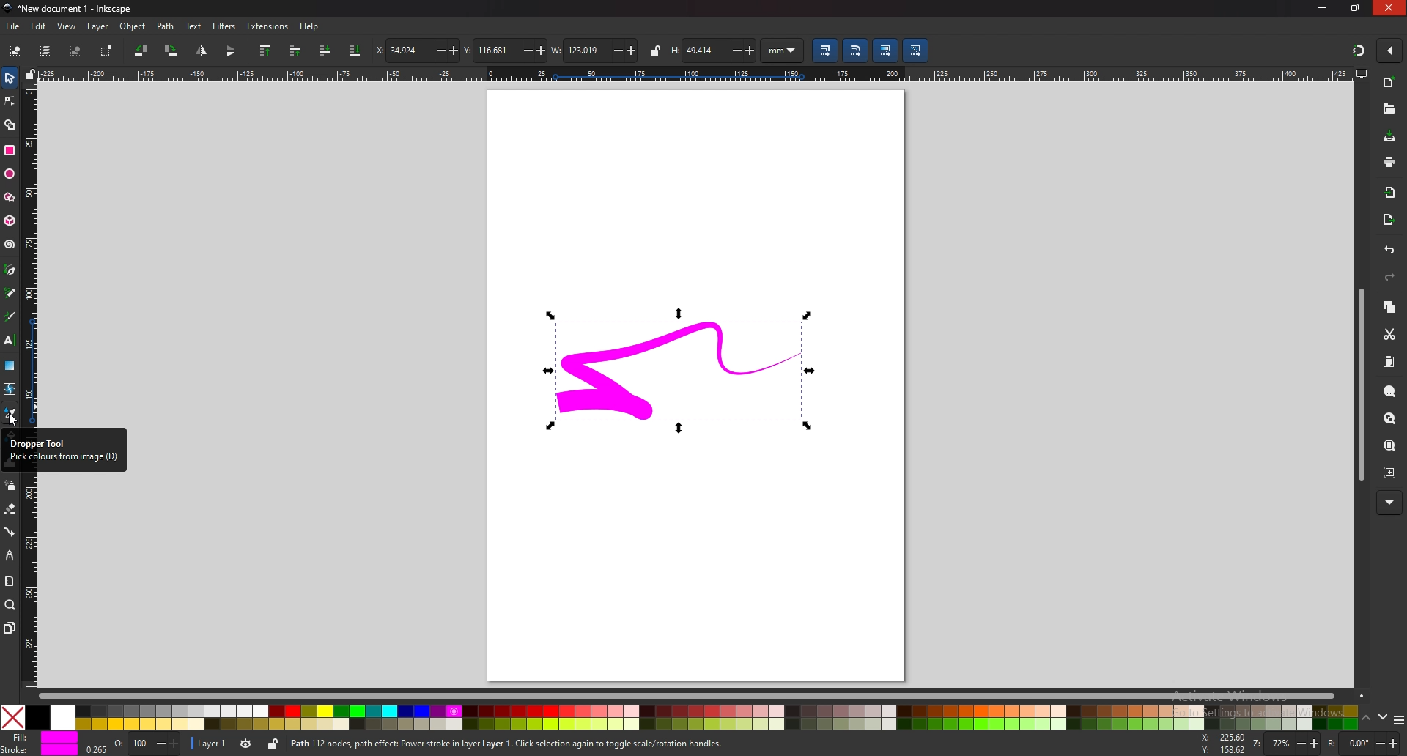 The width and height of the screenshot is (1407, 756). Describe the element at coordinates (95, 748) in the screenshot. I see `0.265` at that location.